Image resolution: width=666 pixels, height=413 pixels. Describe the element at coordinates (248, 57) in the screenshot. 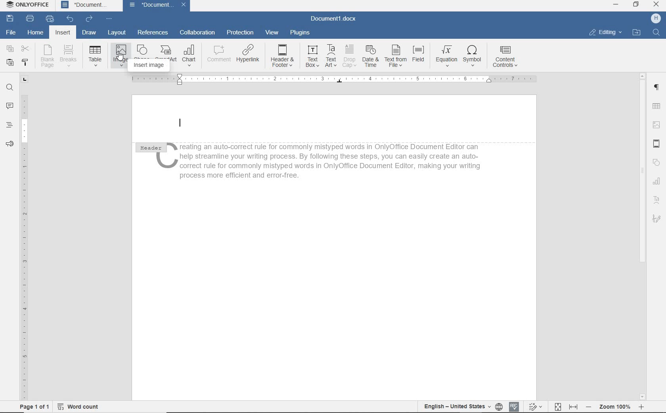

I see `HYPERLINK` at that location.